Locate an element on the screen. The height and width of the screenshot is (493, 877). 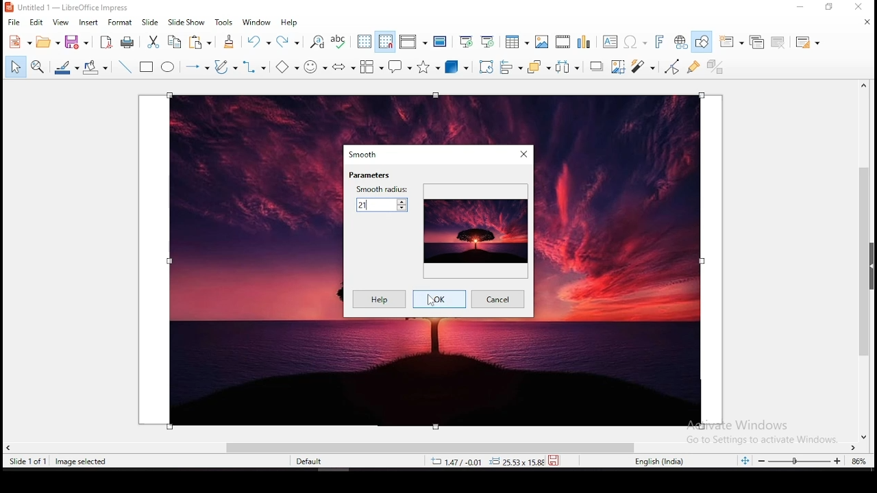
preview is located at coordinates (475, 229).